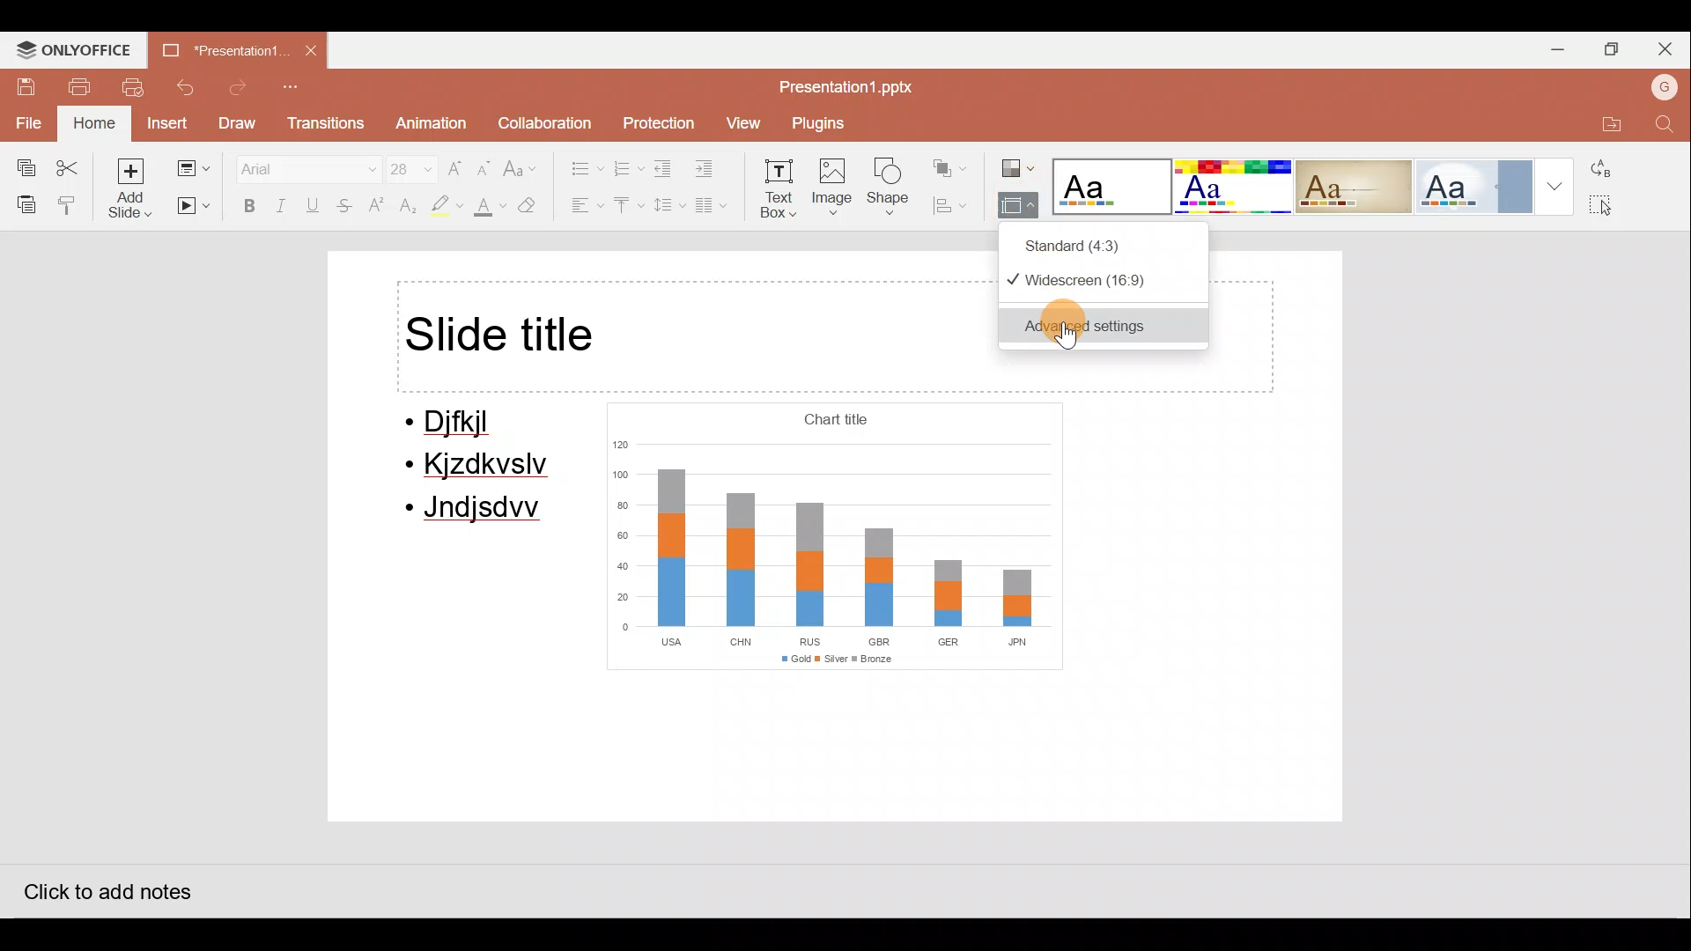  I want to click on Theme 2, so click(1237, 187).